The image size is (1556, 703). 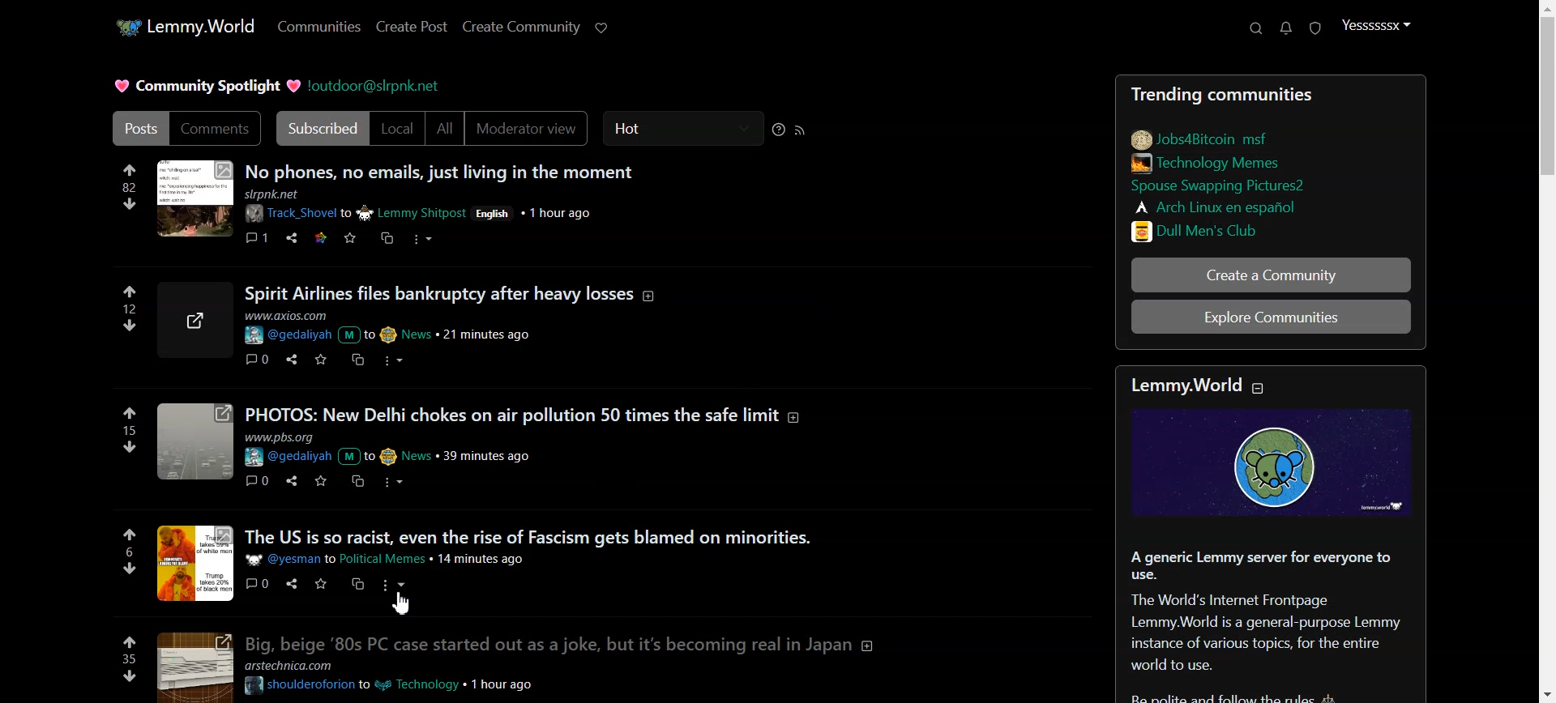 I want to click on share, so click(x=292, y=238).